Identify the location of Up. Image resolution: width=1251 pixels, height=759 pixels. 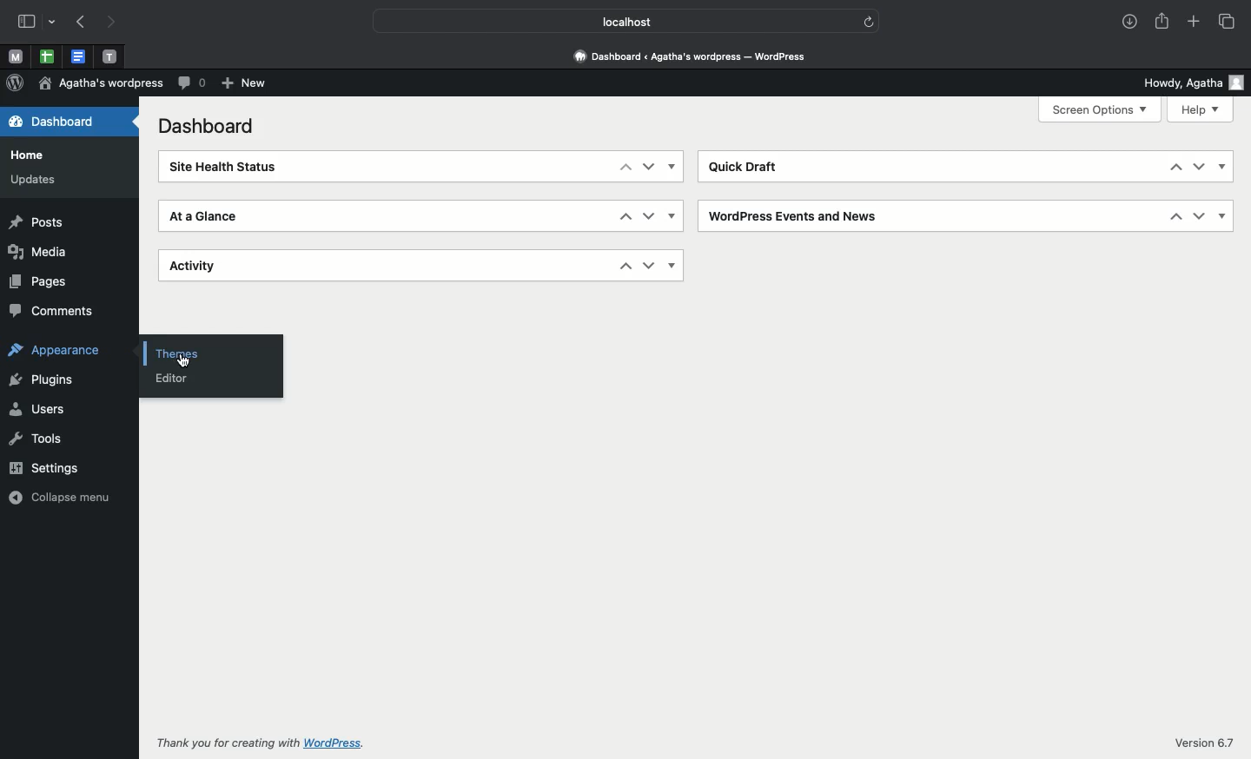
(625, 169).